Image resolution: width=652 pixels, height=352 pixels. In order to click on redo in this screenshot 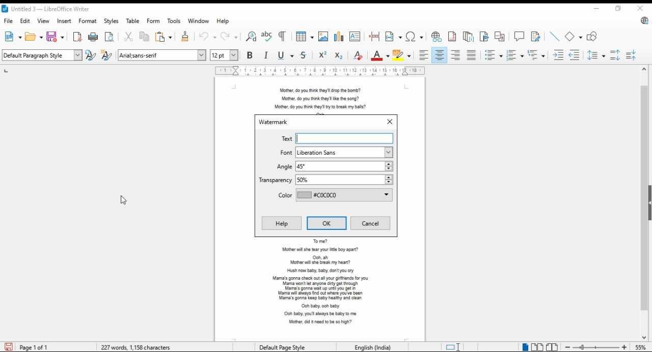, I will do `click(229, 36)`.